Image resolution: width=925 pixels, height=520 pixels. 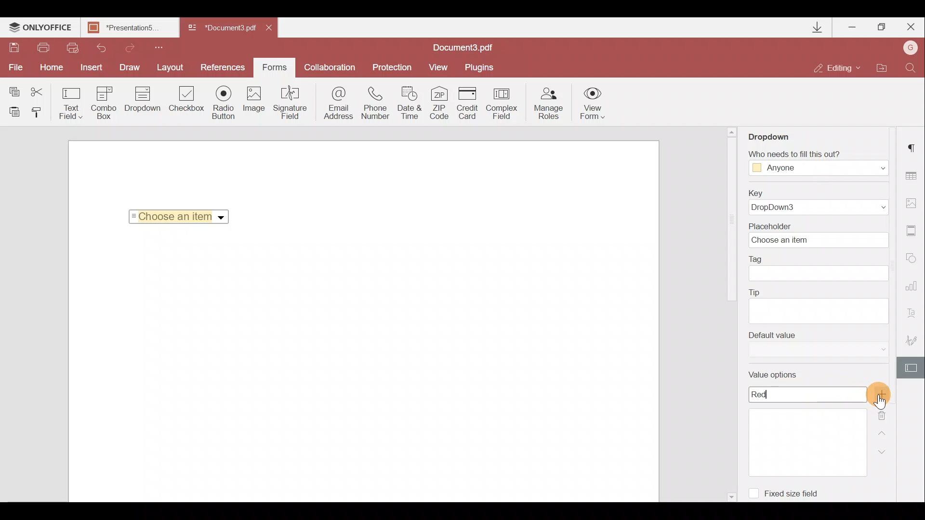 What do you see at coordinates (819, 27) in the screenshot?
I see `Downloads` at bounding box center [819, 27].